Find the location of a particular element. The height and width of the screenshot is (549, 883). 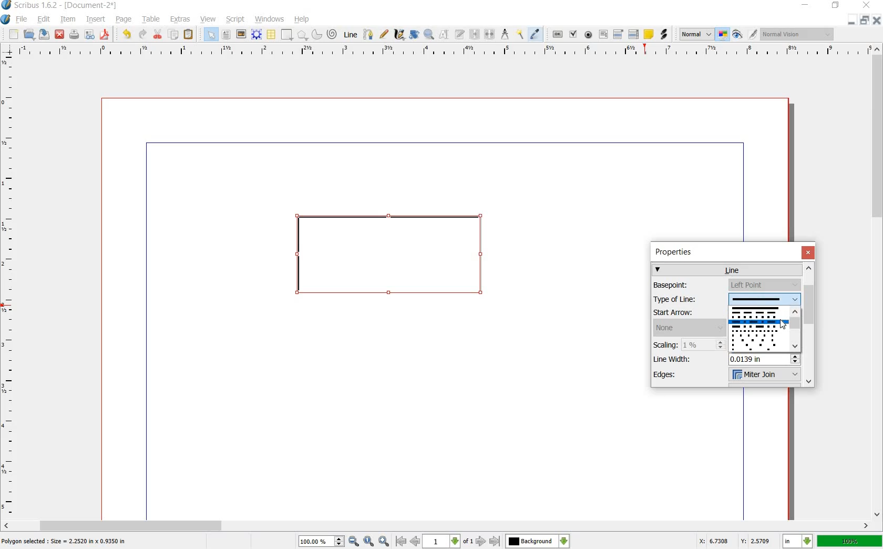

HELP is located at coordinates (302, 20).